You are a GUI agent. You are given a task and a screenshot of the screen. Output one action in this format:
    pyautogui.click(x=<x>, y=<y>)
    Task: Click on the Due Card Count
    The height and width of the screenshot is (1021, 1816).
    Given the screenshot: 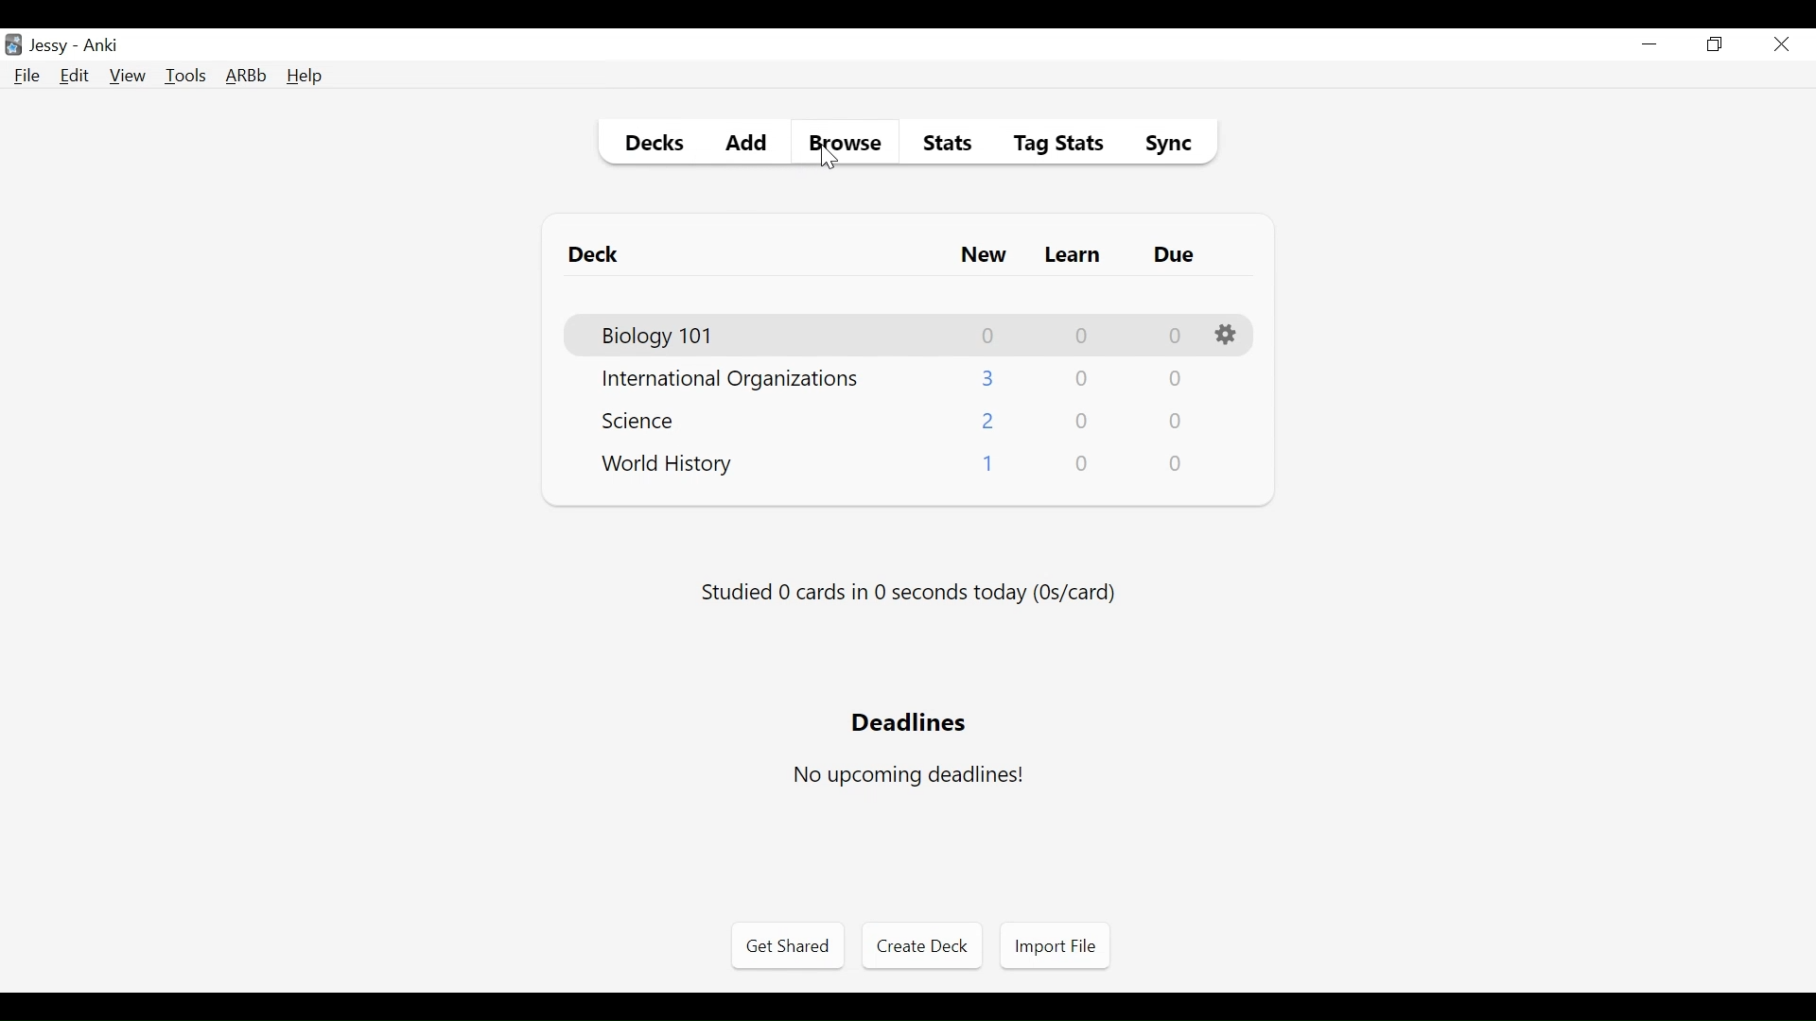 What is the action you would take?
    pyautogui.click(x=1177, y=423)
    